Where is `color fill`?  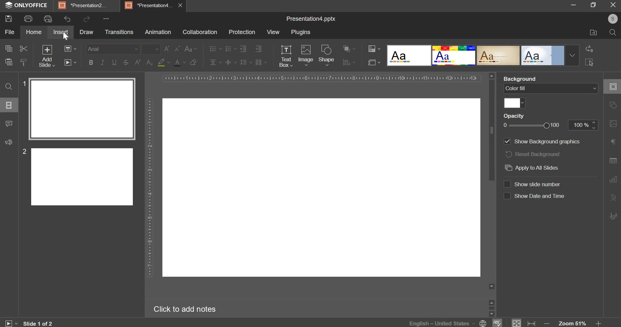 color fill is located at coordinates (513, 102).